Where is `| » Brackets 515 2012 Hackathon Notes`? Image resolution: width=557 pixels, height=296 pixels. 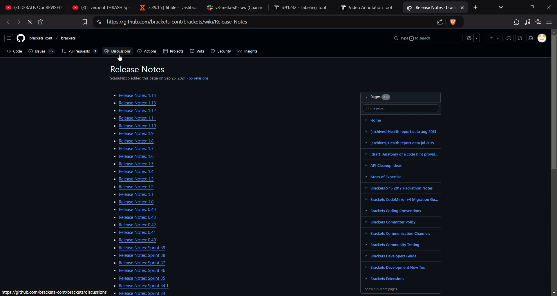 | » Brackets 515 2012 Hackathon Notes is located at coordinates (395, 188).